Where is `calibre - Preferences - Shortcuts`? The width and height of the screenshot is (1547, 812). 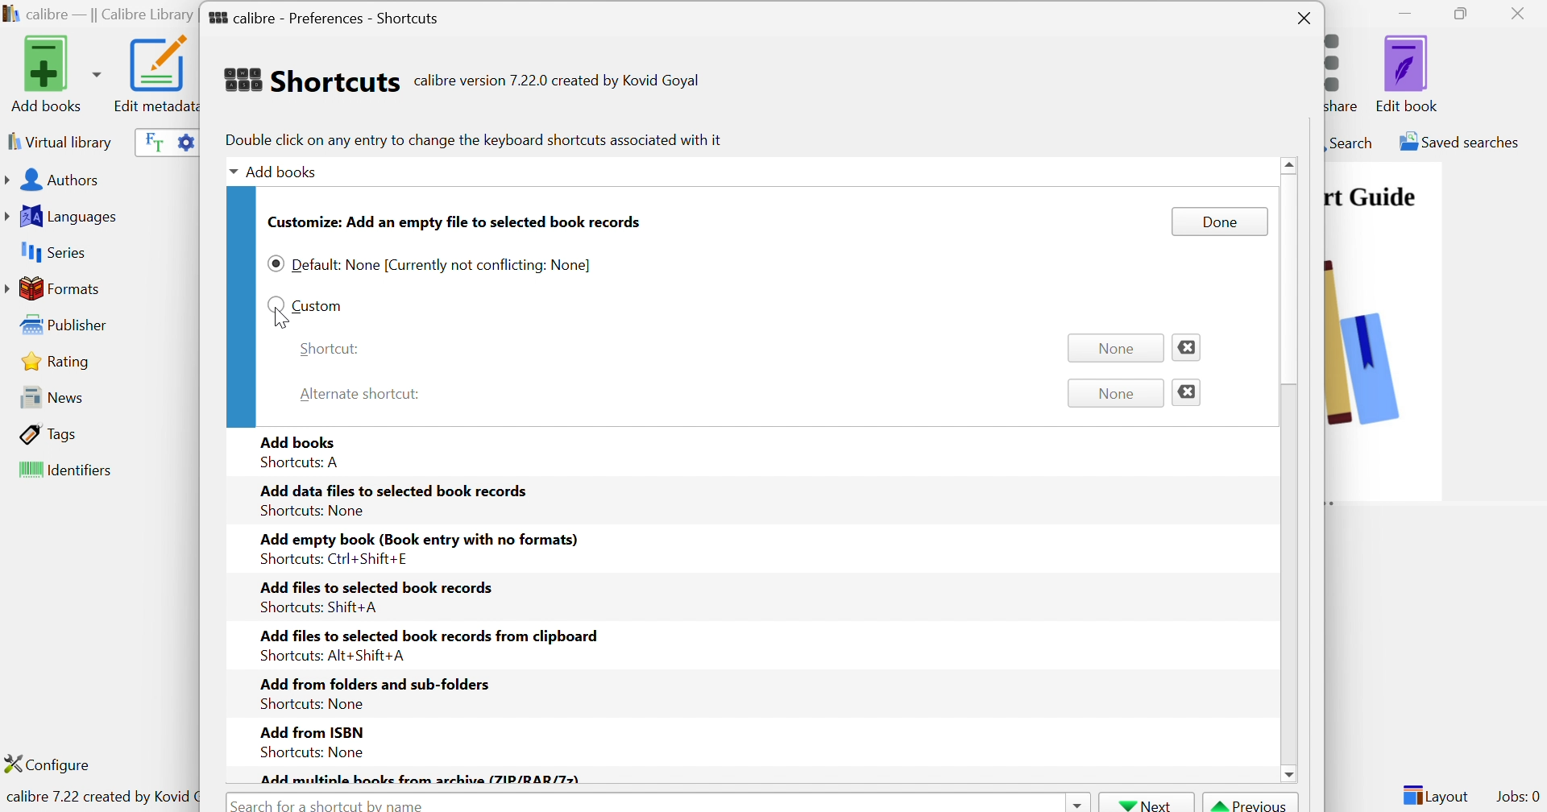 calibre - Preferences - Shortcuts is located at coordinates (324, 14).